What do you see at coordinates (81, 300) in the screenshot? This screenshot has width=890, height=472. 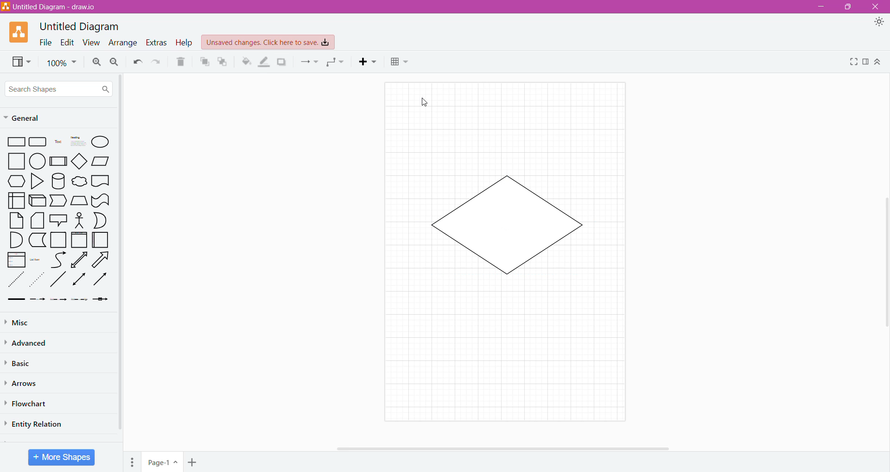 I see `Connector with 3 Labels` at bounding box center [81, 300].